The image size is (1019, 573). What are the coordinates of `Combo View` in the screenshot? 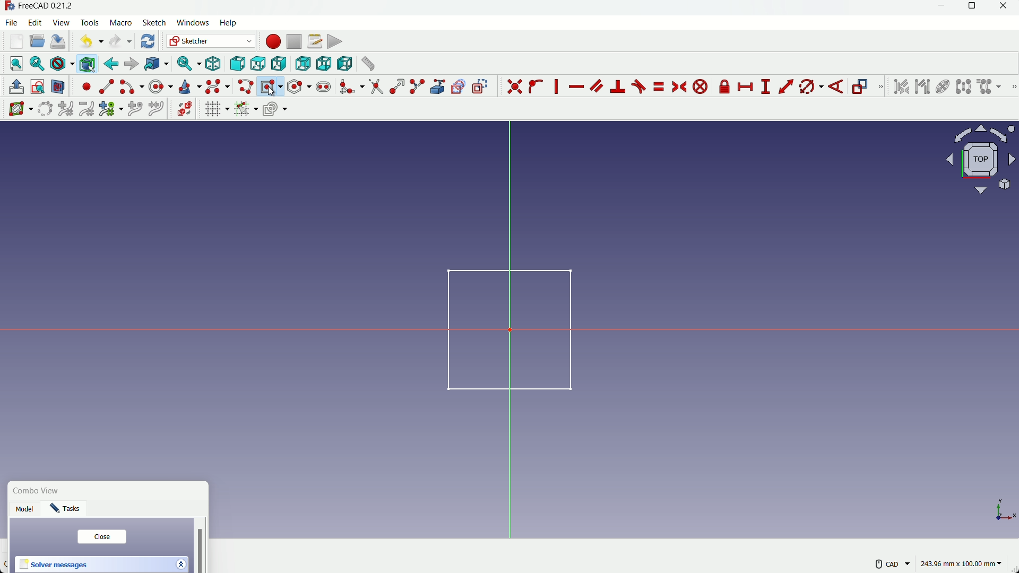 It's located at (39, 491).